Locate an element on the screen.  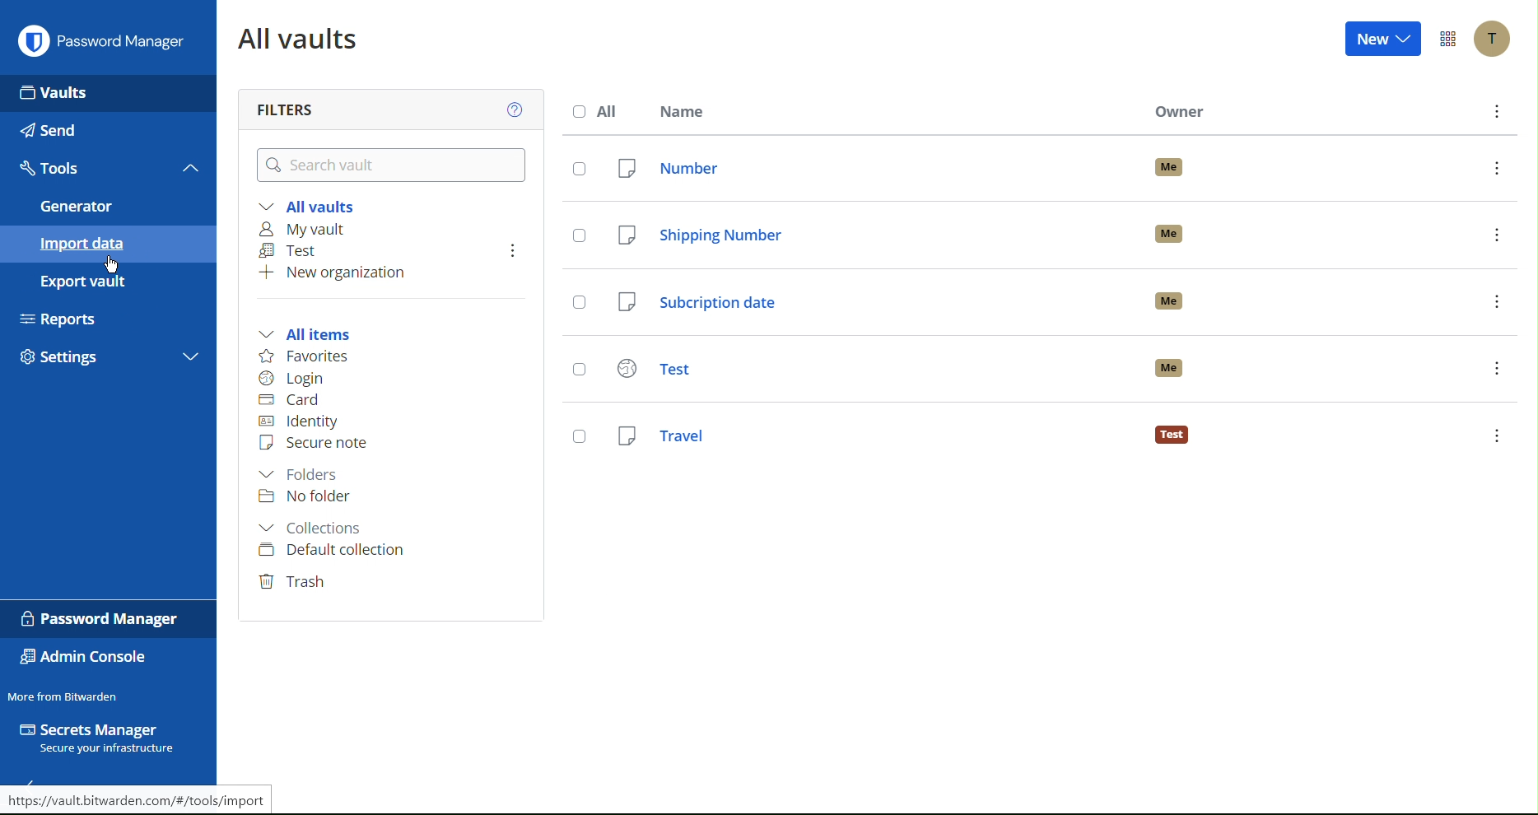
select entry is located at coordinates (580, 303).